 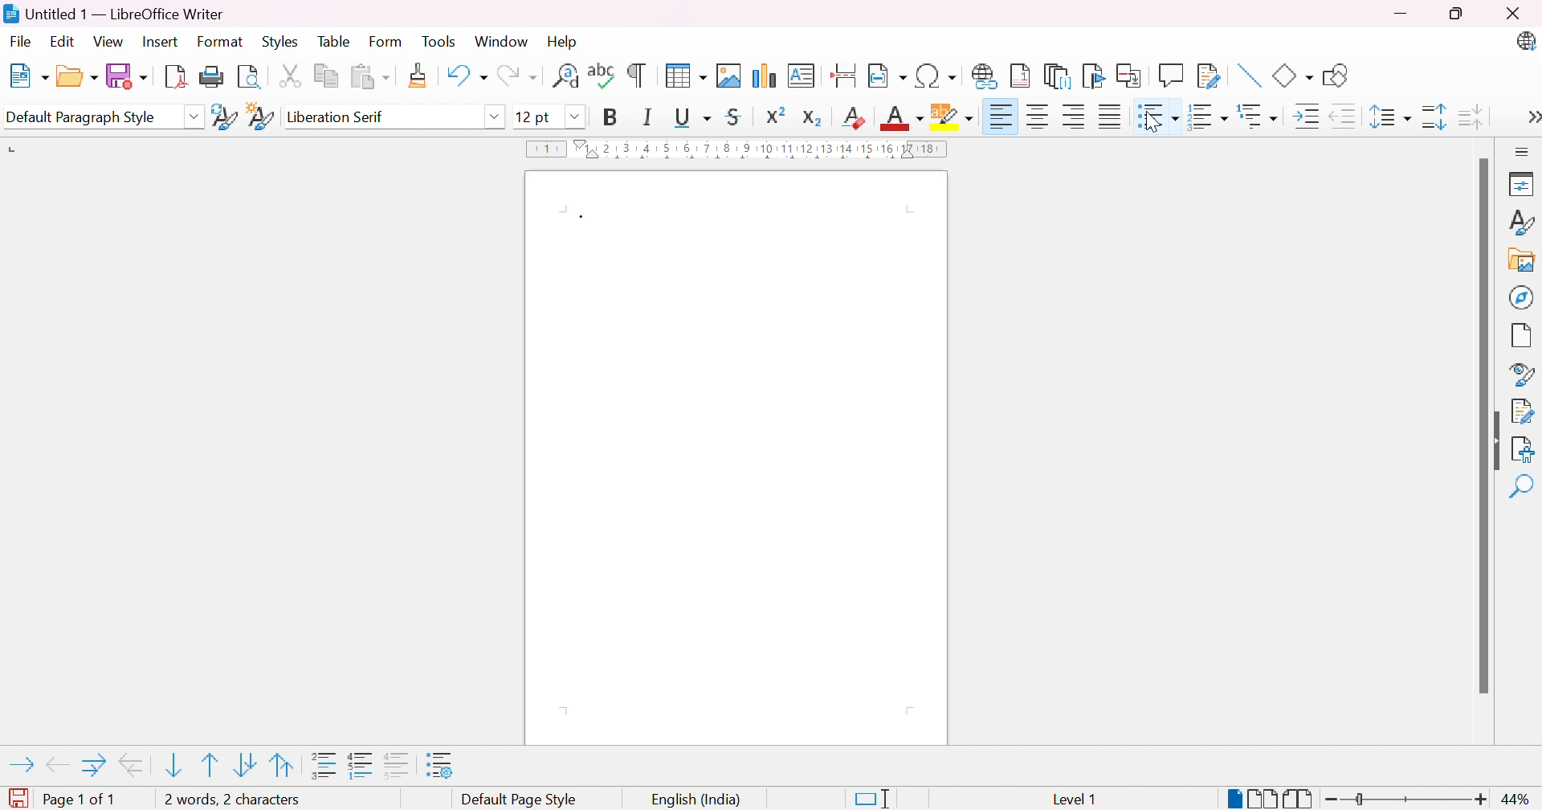 What do you see at coordinates (854, 121) in the screenshot?
I see `Clear direct formatting` at bounding box center [854, 121].